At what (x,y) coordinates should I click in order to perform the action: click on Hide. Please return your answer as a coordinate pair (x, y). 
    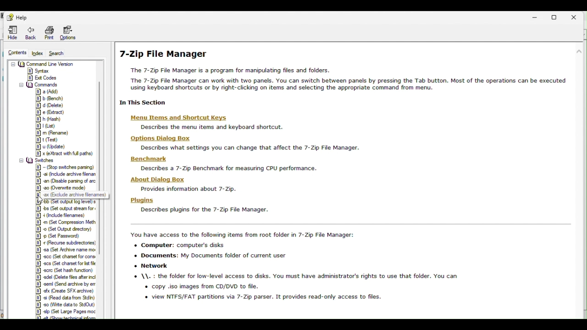
    Looking at the image, I should click on (9, 33).